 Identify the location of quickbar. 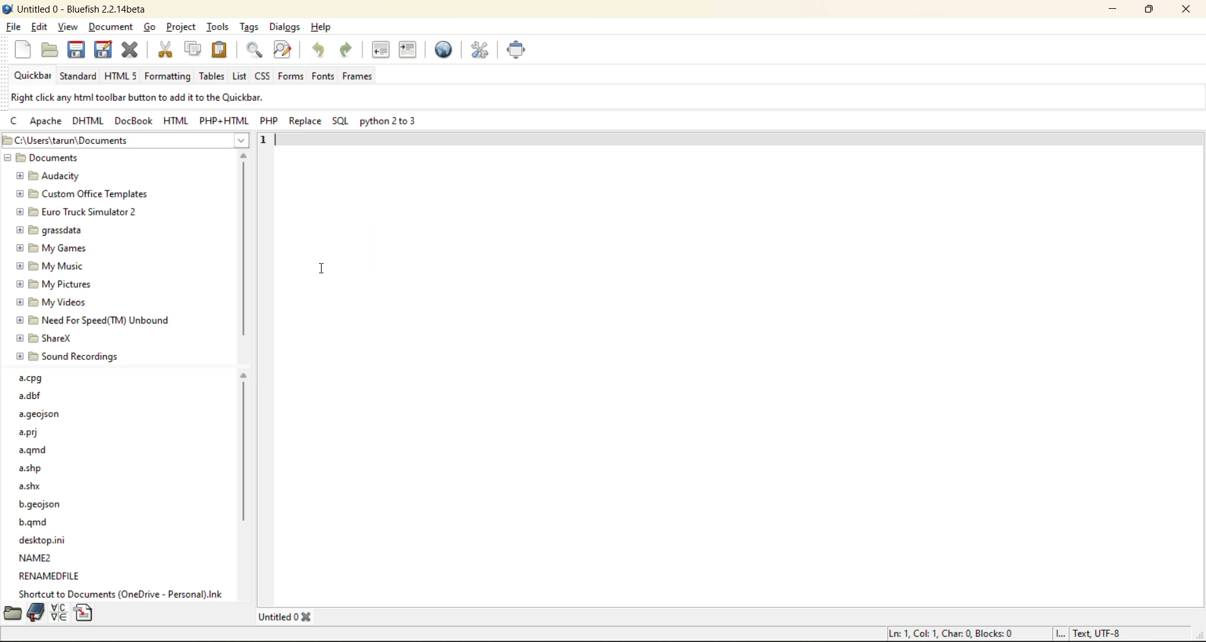
(33, 75).